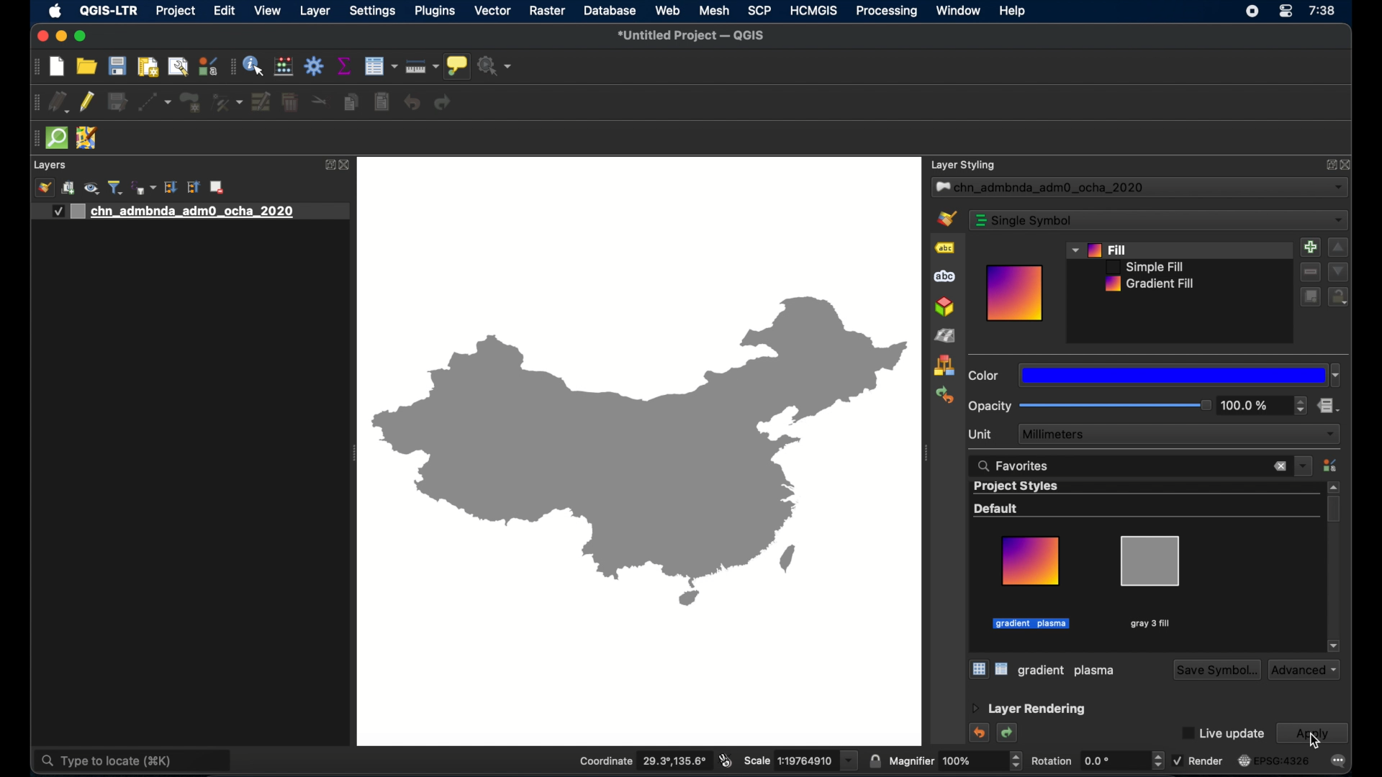 Image resolution: width=1382 pixels, height=777 pixels. Describe the element at coordinates (1304, 670) in the screenshot. I see `advanced ` at that location.